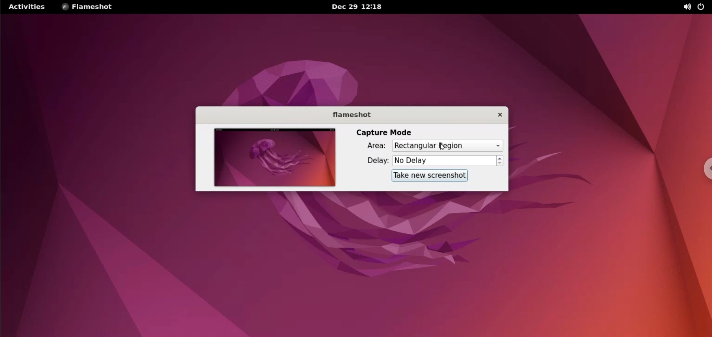 This screenshot has width=712, height=337. What do you see at coordinates (704, 7) in the screenshot?
I see `power options` at bounding box center [704, 7].